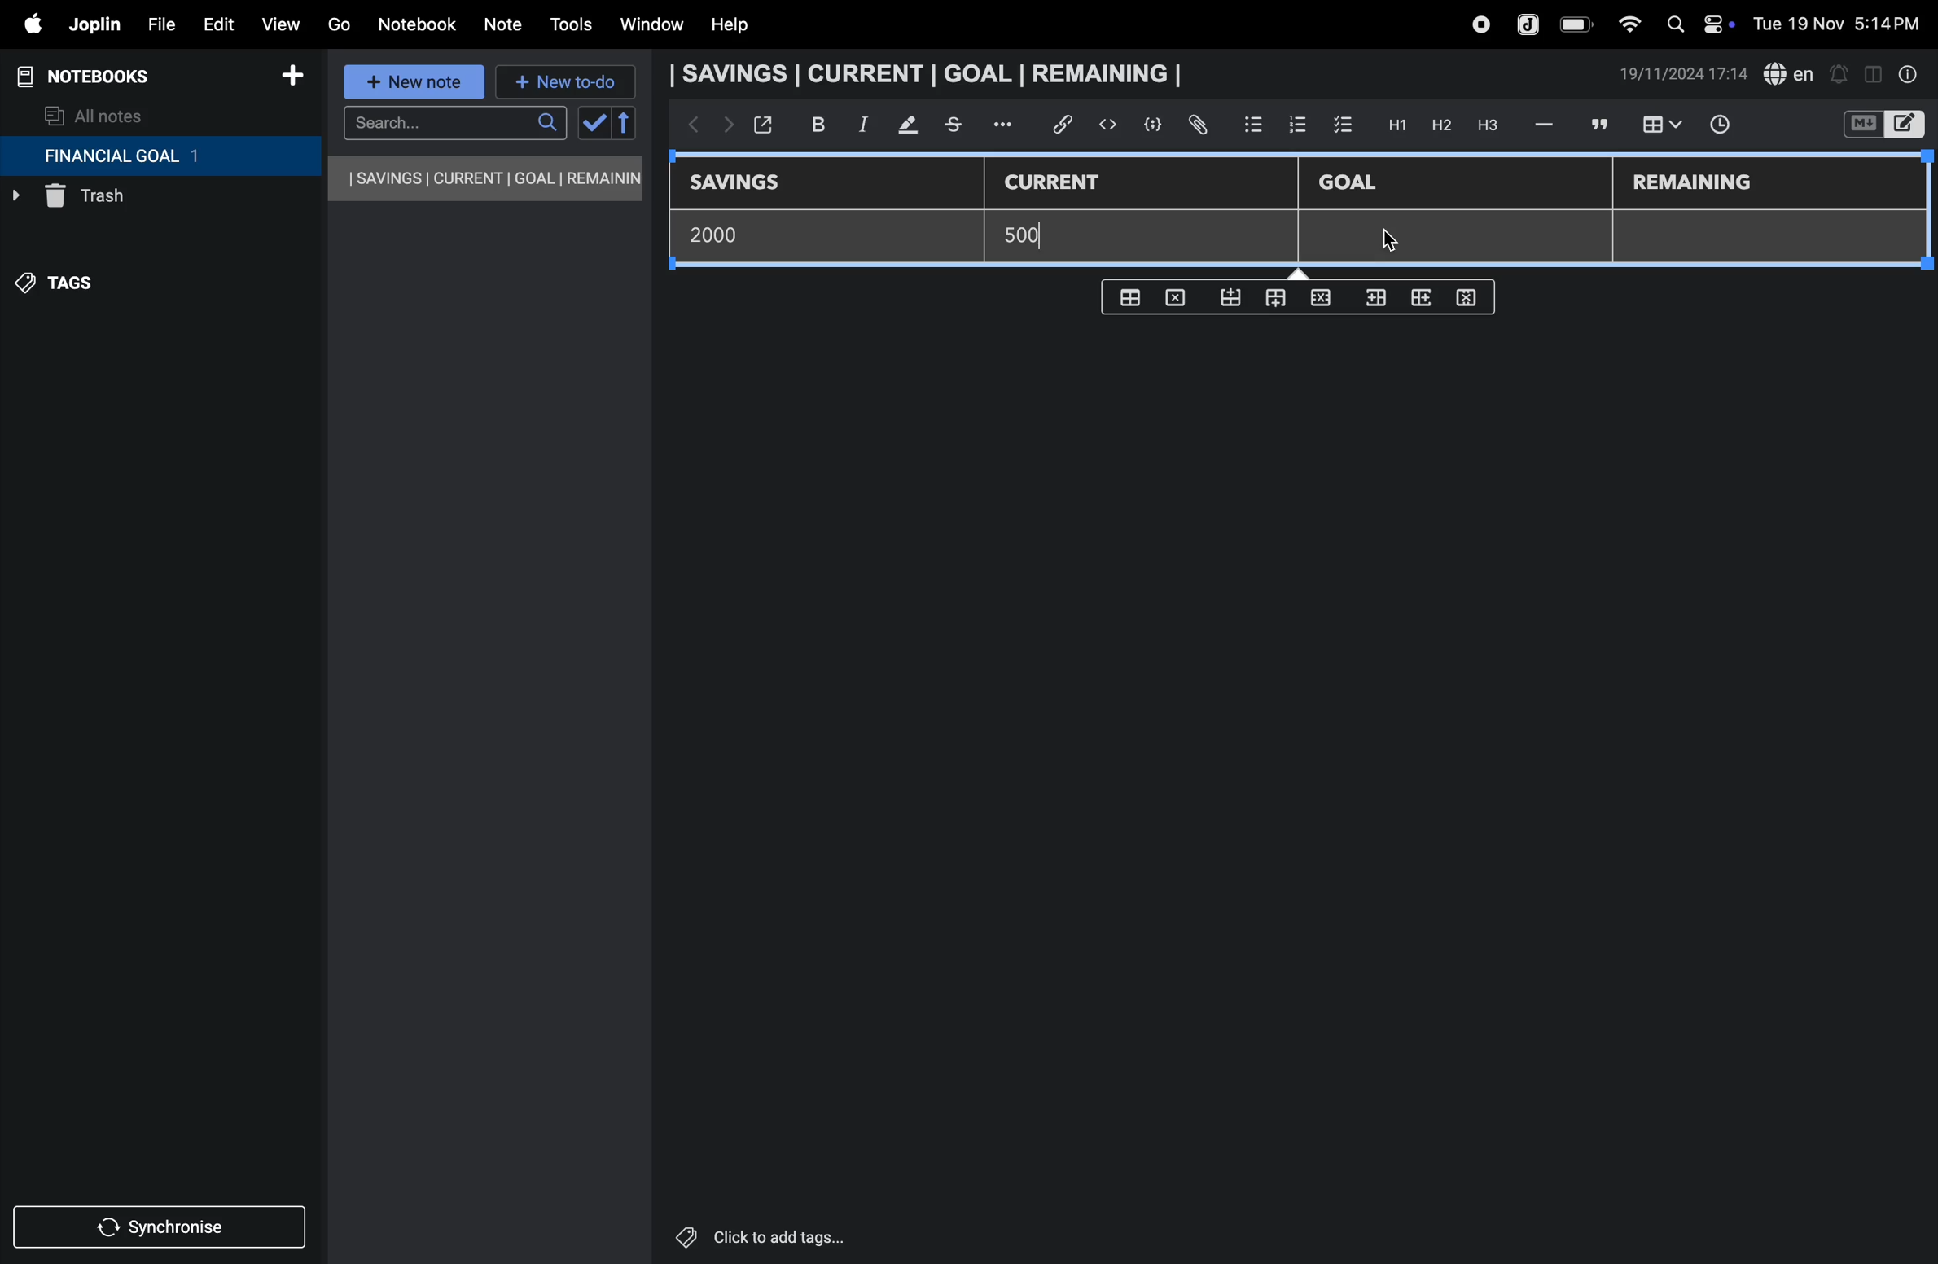 The width and height of the screenshot is (1938, 1264). What do you see at coordinates (724, 128) in the screenshot?
I see `forward` at bounding box center [724, 128].